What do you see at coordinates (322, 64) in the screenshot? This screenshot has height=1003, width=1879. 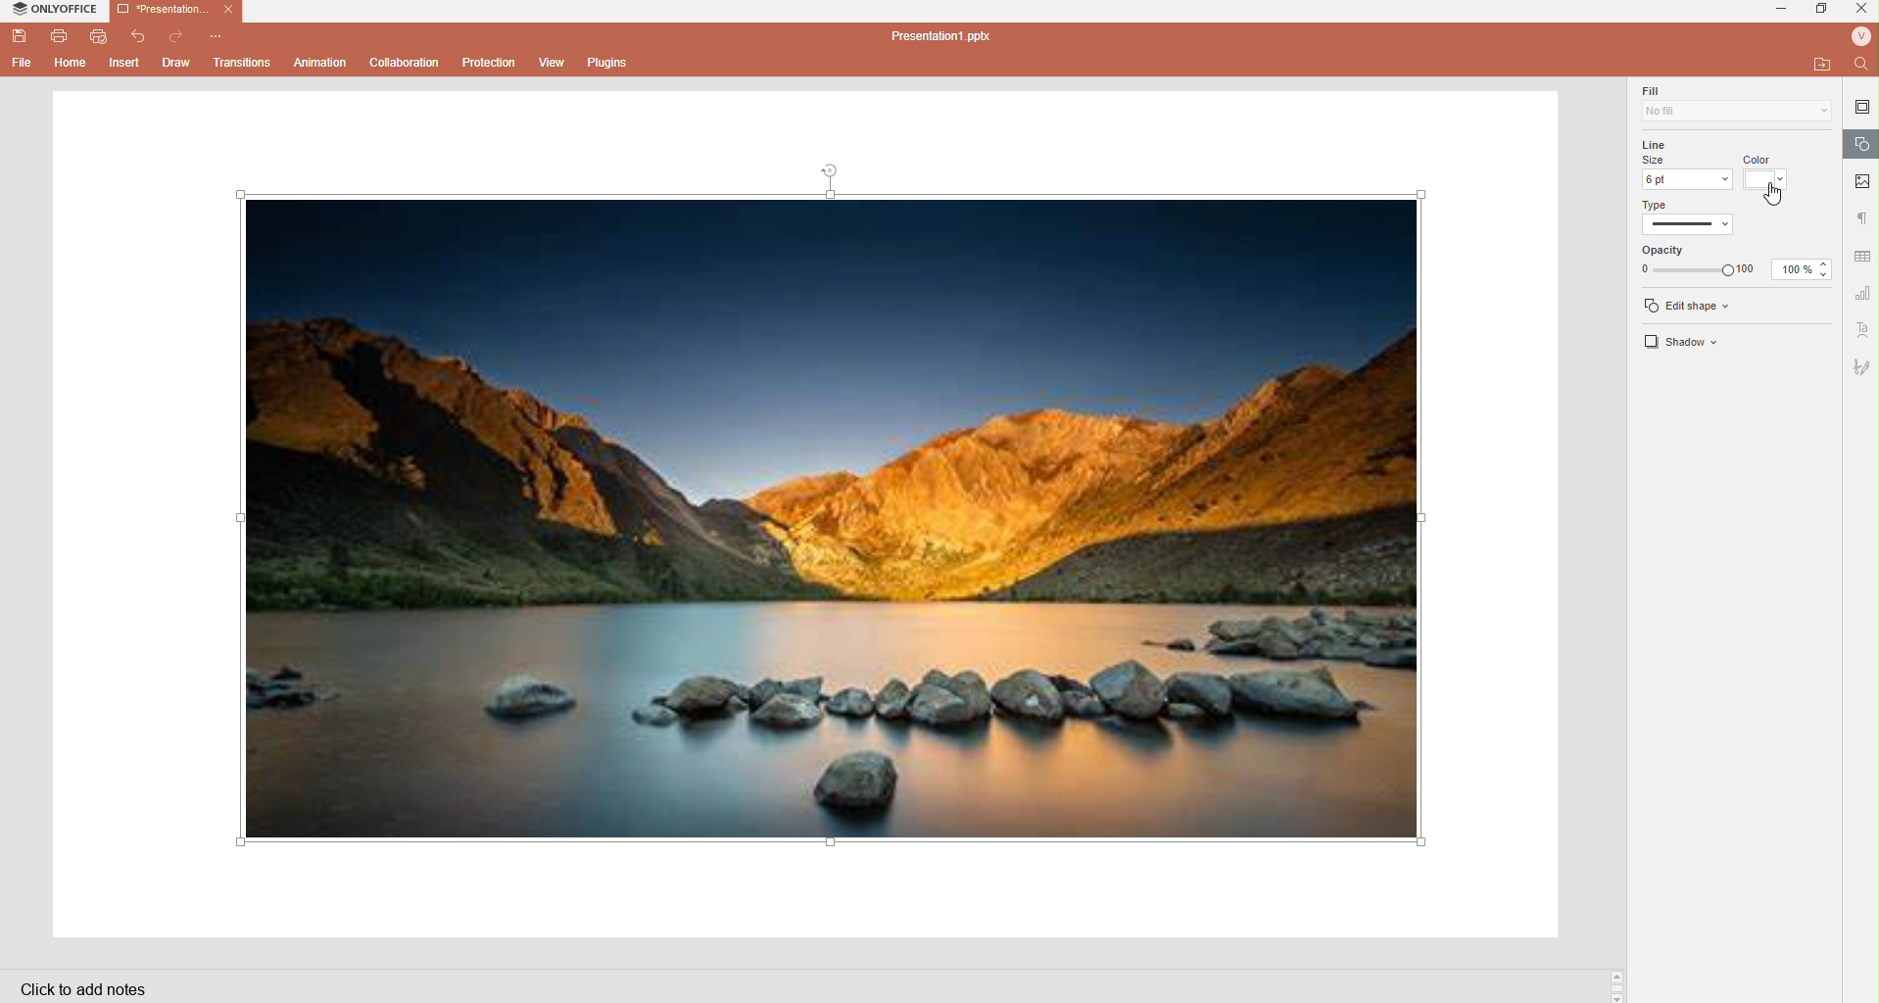 I see `Animation` at bounding box center [322, 64].